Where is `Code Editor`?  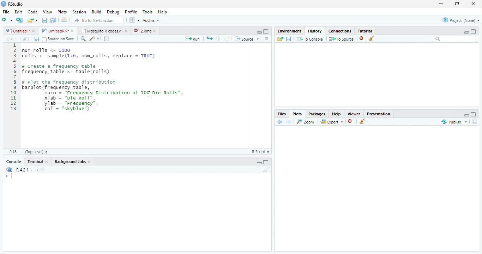 Code Editor is located at coordinates (128, 96).